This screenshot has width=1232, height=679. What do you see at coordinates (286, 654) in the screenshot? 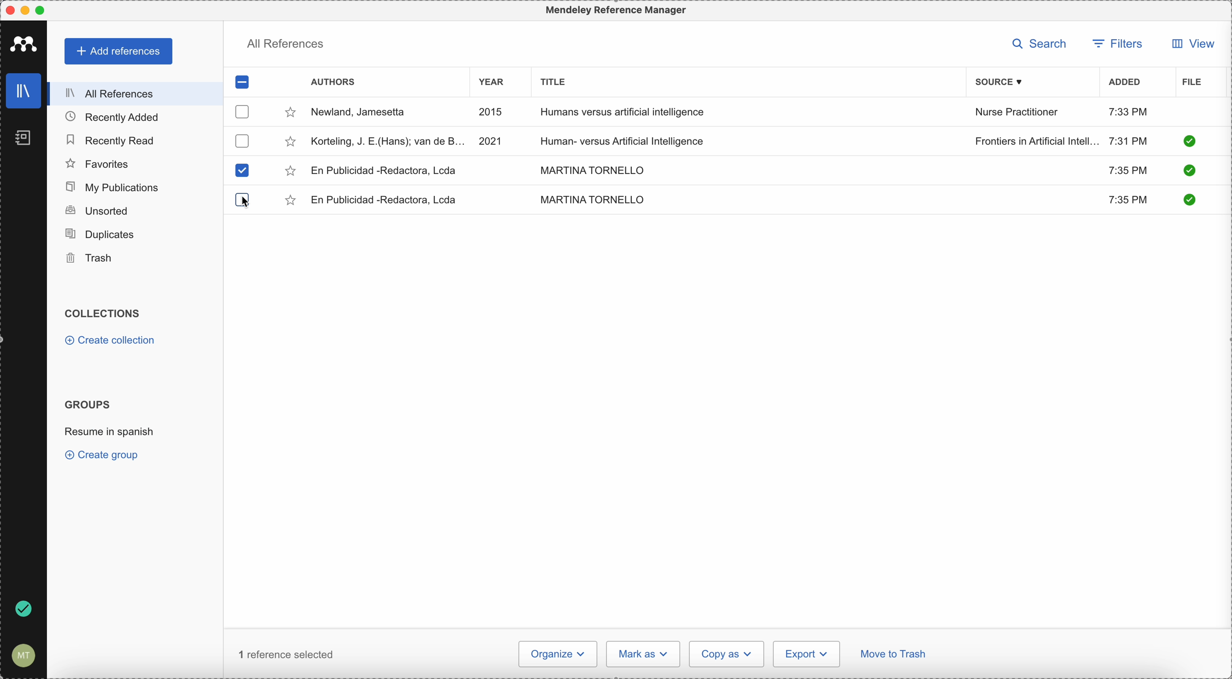
I see `1 reference selected` at bounding box center [286, 654].